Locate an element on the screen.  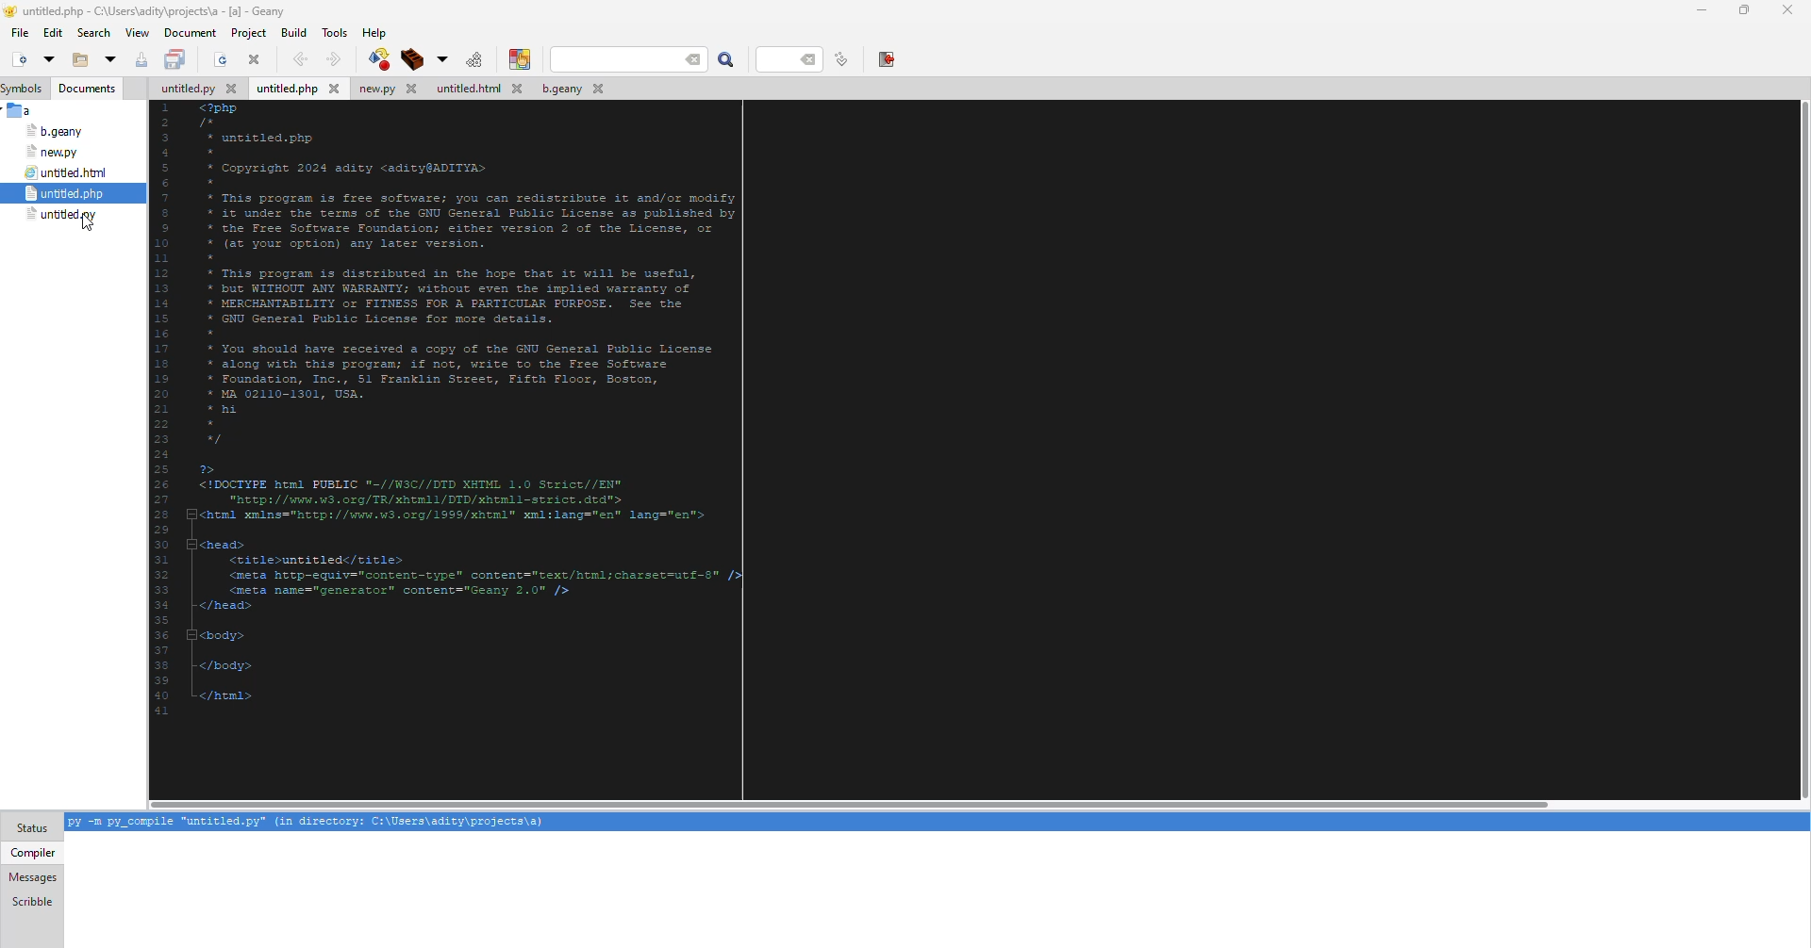
info is located at coordinates (306, 823).